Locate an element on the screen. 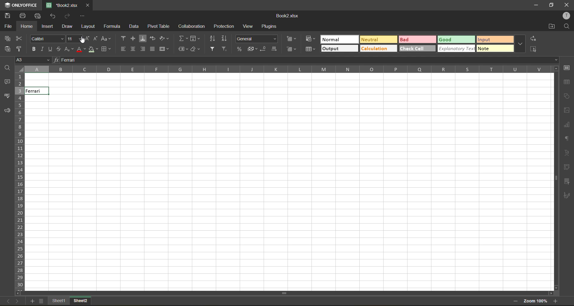 The image size is (574, 306). Horizontal ScrollBar is located at coordinates (555, 182).